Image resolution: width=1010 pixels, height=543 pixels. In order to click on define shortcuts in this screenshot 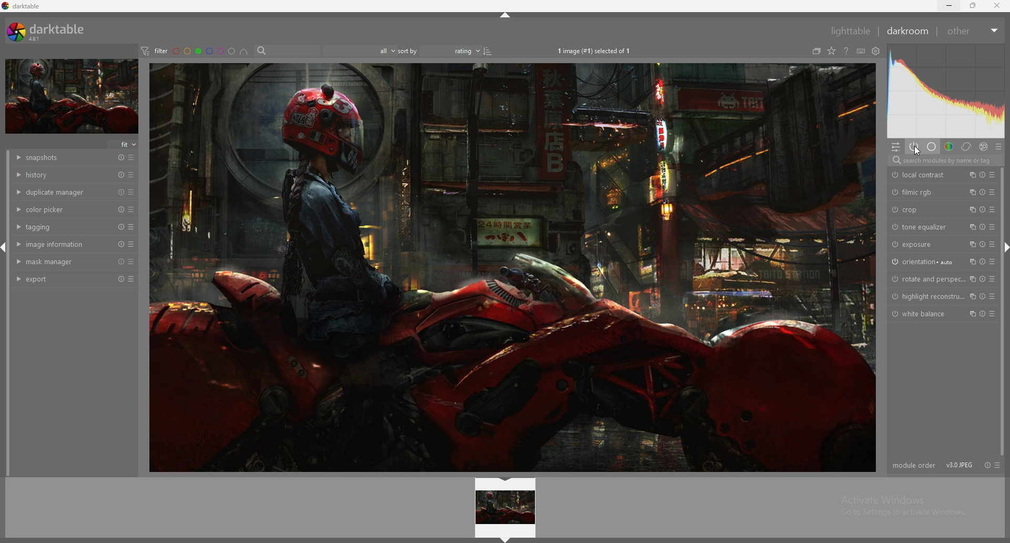, I will do `click(861, 51)`.